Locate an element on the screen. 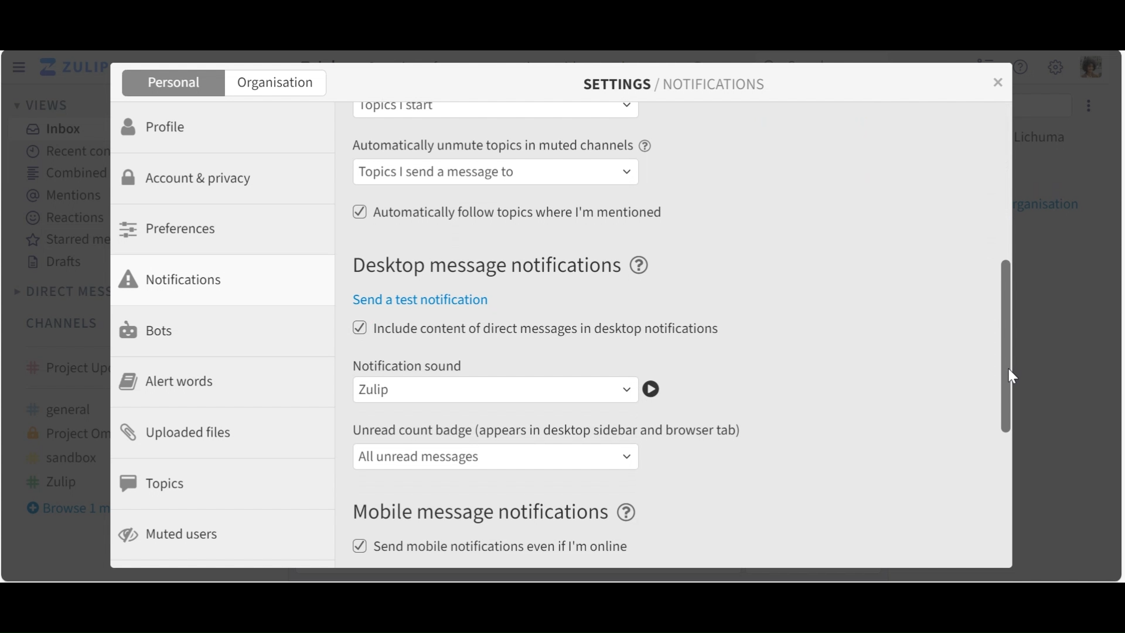 This screenshot has height=633, width=1125. Vertical Scroll bar is located at coordinates (1005, 346).